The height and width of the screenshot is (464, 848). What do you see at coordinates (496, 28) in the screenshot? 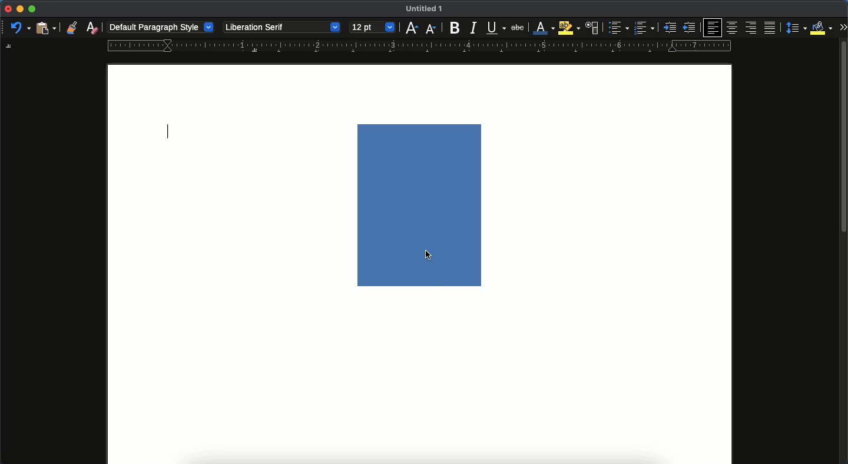
I see `underline` at bounding box center [496, 28].